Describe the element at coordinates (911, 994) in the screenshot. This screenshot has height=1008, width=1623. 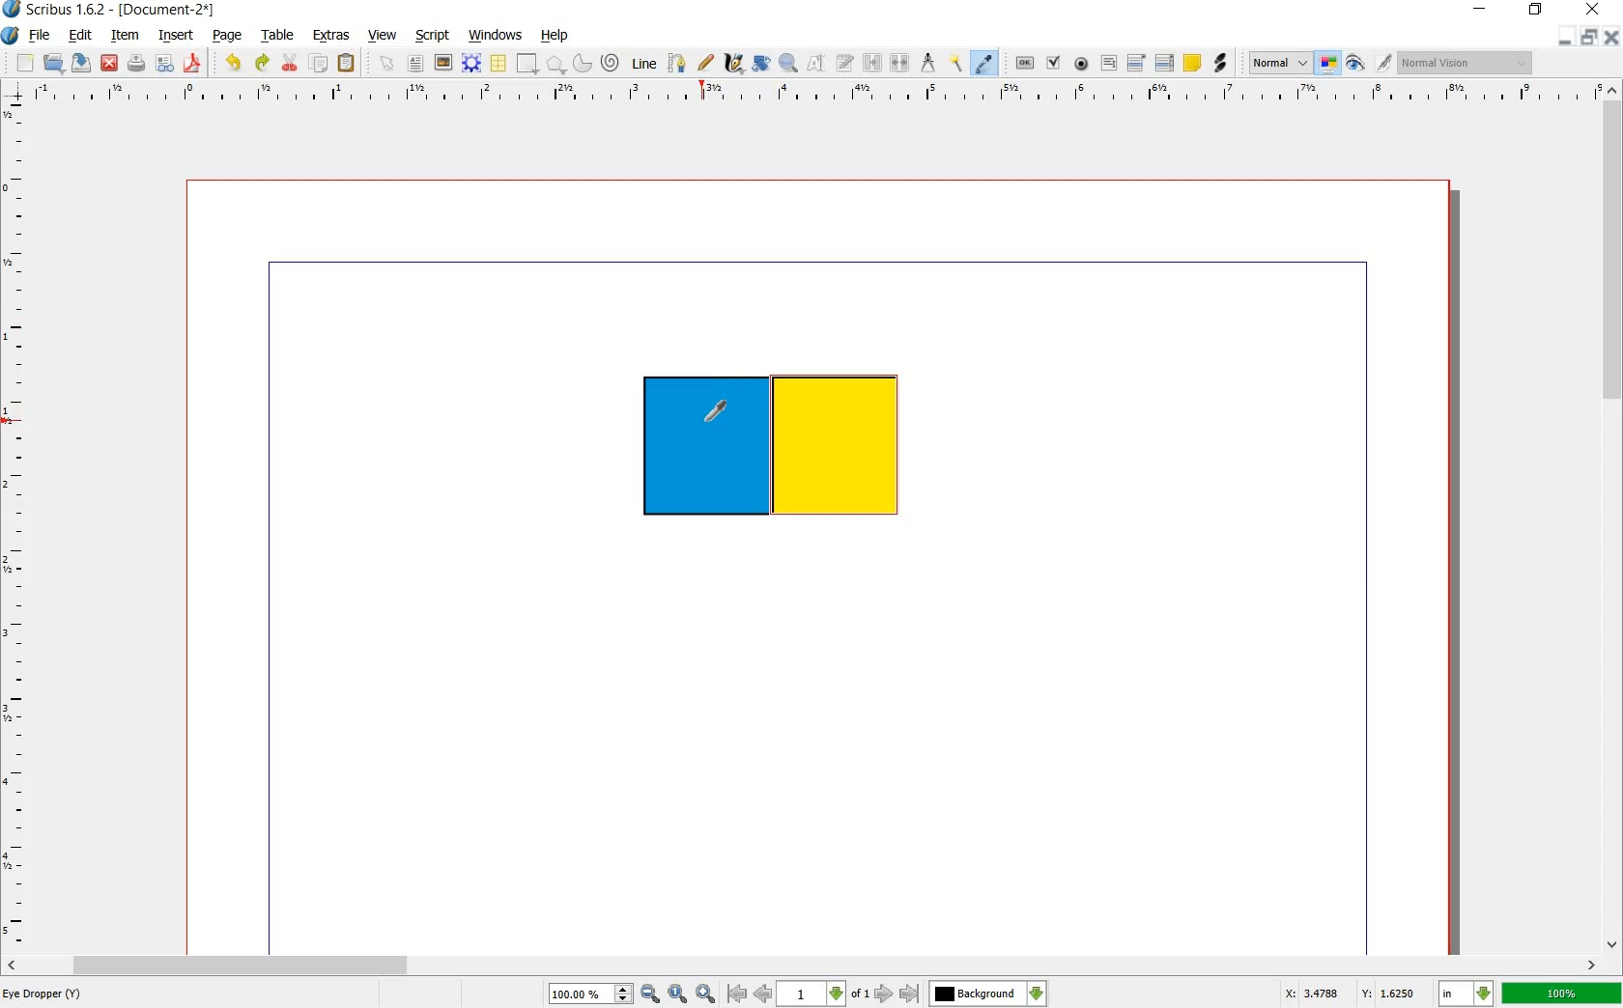
I see `go to last page` at that location.